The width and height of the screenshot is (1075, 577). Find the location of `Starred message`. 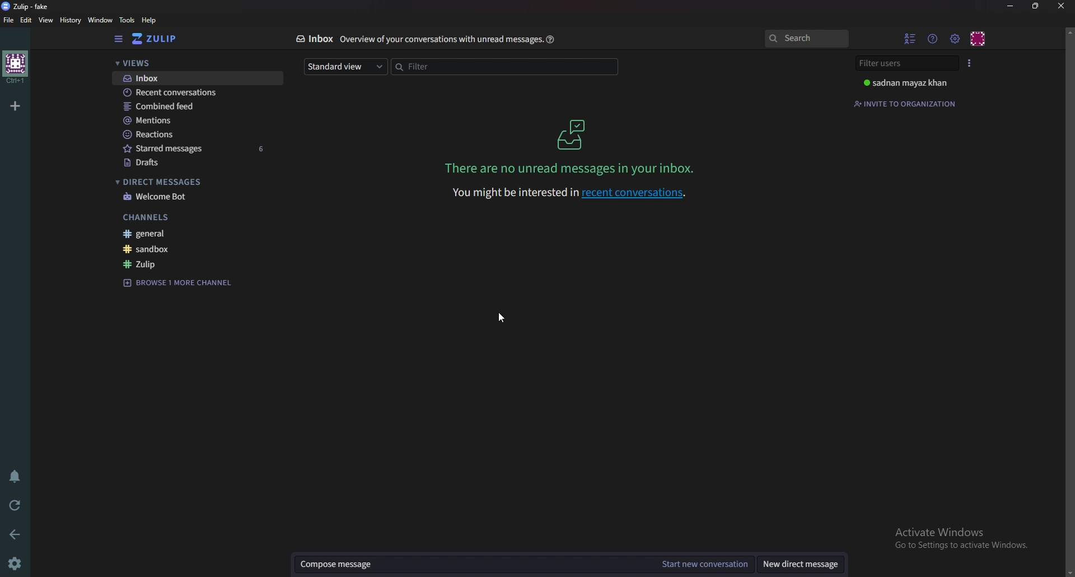

Starred message is located at coordinates (197, 150).